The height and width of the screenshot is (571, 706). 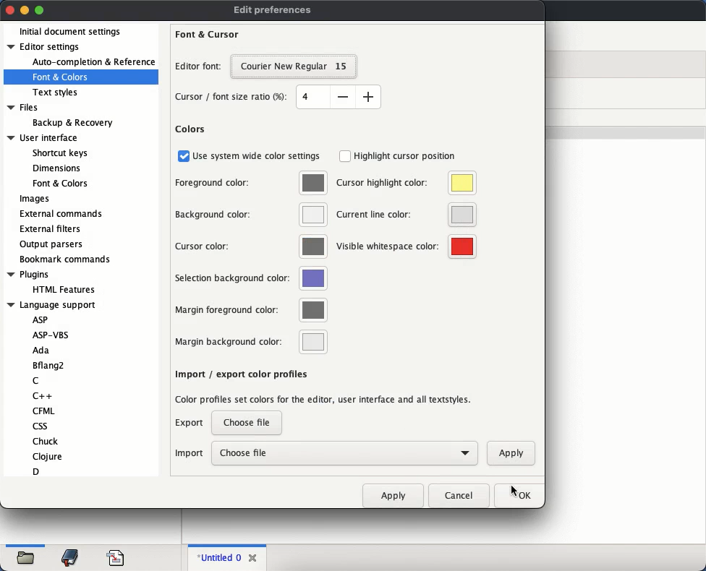 What do you see at coordinates (251, 214) in the screenshot?
I see `background color` at bounding box center [251, 214].